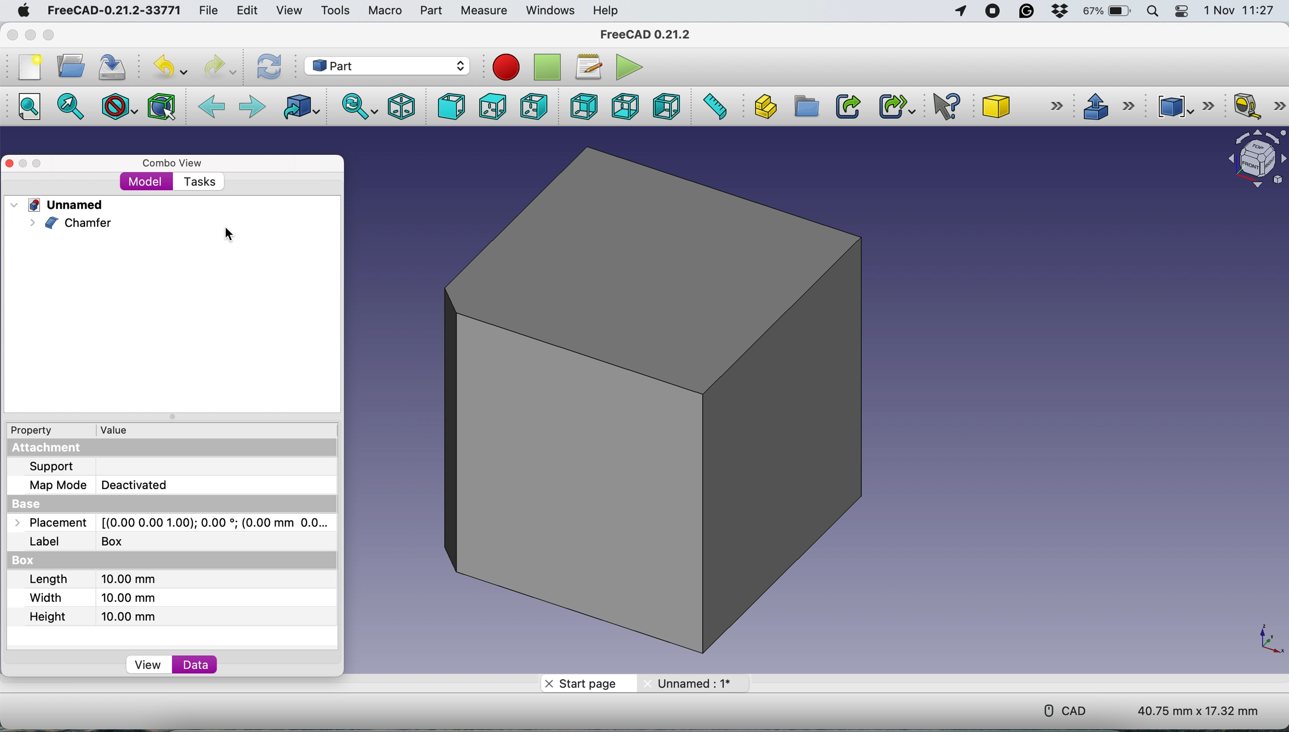 The image size is (1289, 732). What do you see at coordinates (214, 67) in the screenshot?
I see `redo` at bounding box center [214, 67].